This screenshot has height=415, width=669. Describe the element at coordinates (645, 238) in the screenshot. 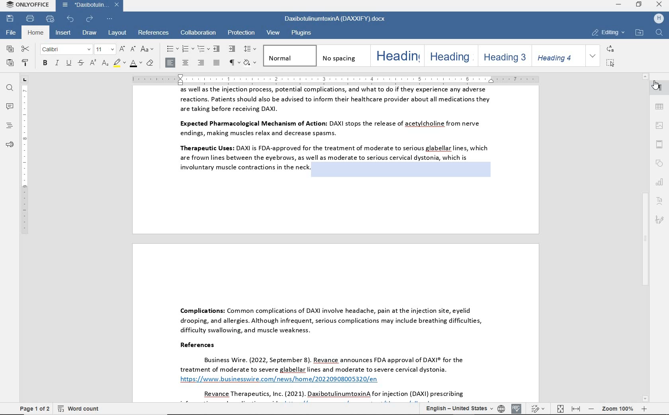

I see `scrollbar` at that location.